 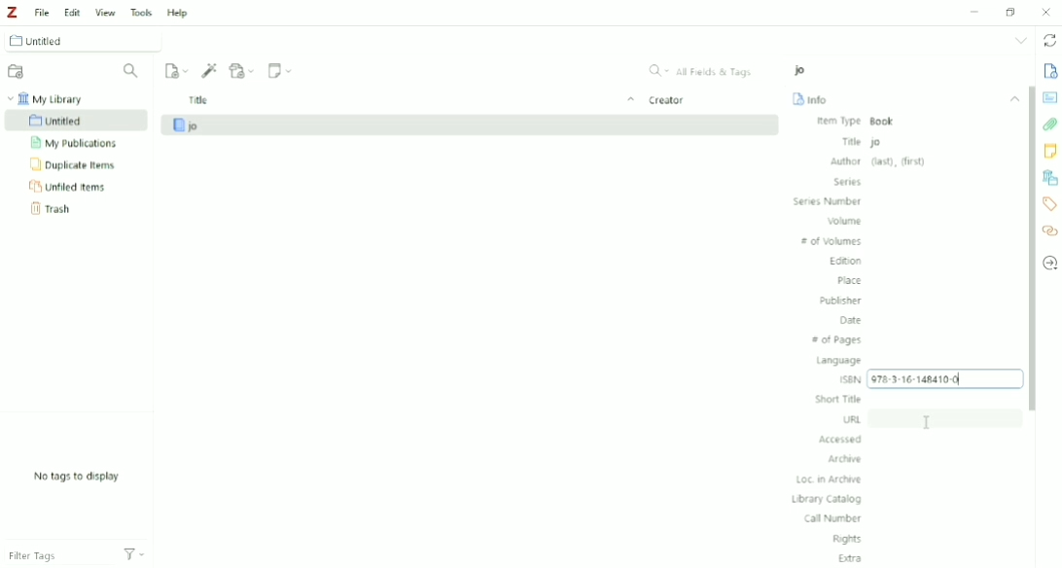 I want to click on Language, so click(x=839, y=361).